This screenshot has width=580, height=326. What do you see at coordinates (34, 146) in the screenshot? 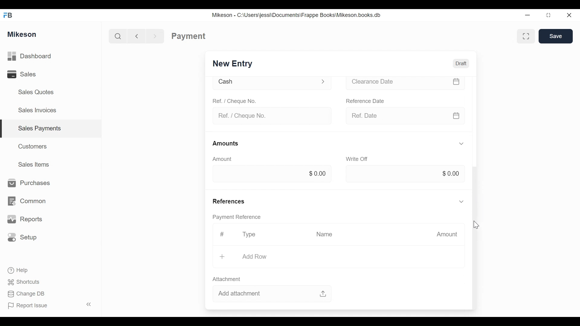
I see `Customers` at bounding box center [34, 146].